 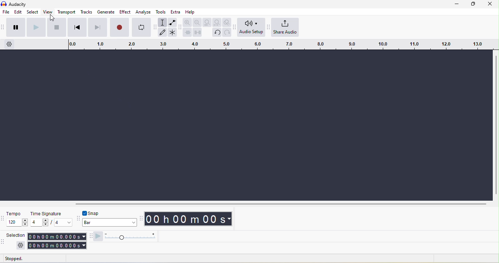 I want to click on timeline settings, so click(x=9, y=44).